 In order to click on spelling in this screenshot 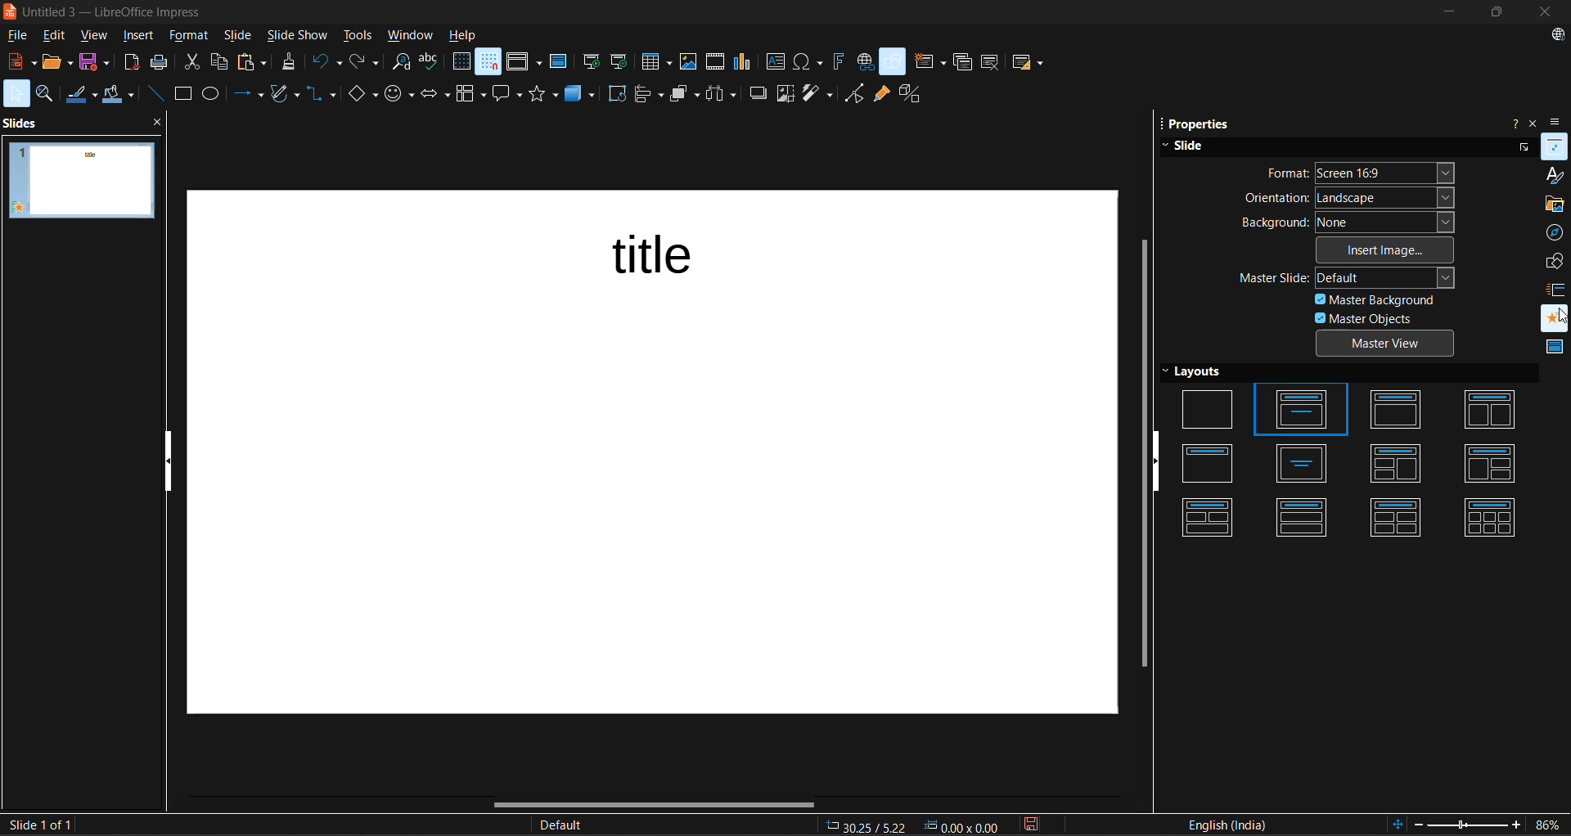, I will do `click(430, 62)`.